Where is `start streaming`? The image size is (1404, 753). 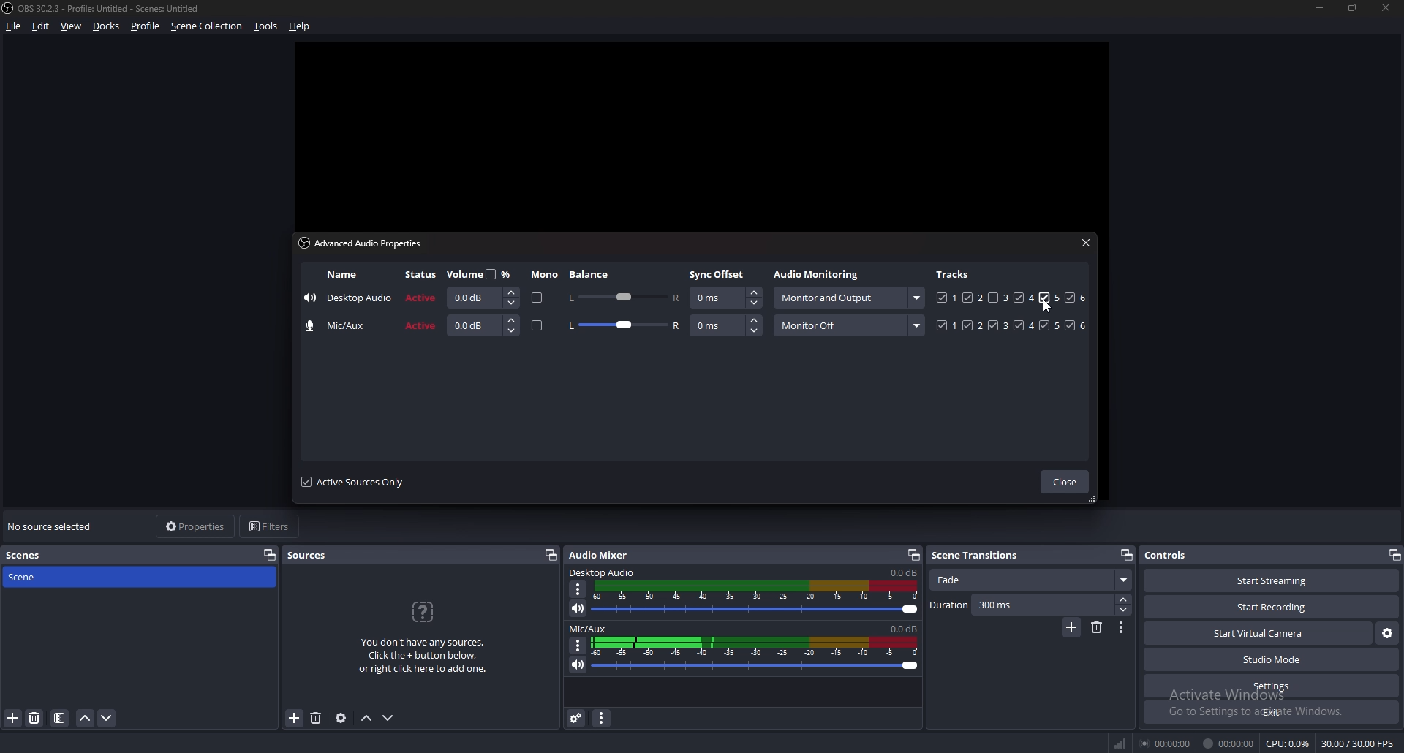 start streaming is located at coordinates (1263, 581).